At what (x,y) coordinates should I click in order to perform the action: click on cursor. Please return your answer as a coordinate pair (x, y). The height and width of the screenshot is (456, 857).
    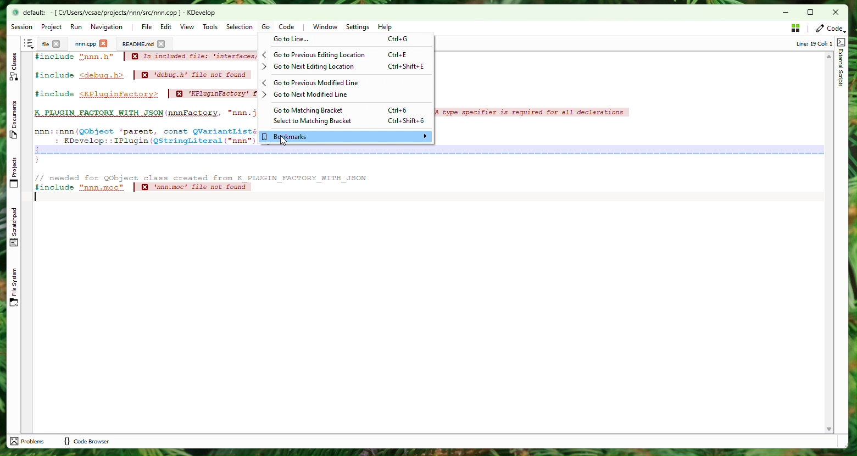
    Looking at the image, I should click on (283, 141).